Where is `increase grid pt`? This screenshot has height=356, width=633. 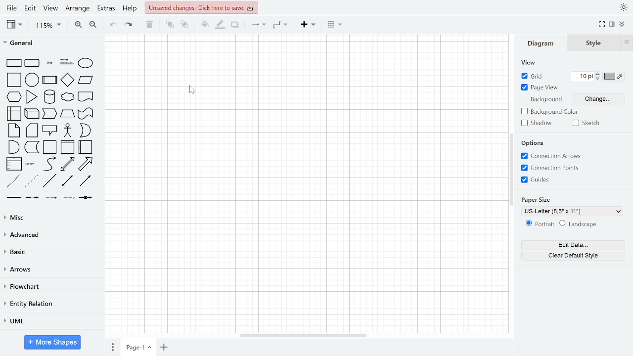
increase grid pt is located at coordinates (599, 74).